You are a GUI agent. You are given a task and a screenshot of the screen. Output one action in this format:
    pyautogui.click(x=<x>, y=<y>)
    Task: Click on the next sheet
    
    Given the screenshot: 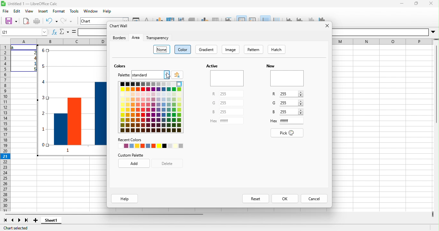 What is the action you would take?
    pyautogui.click(x=19, y=220)
    